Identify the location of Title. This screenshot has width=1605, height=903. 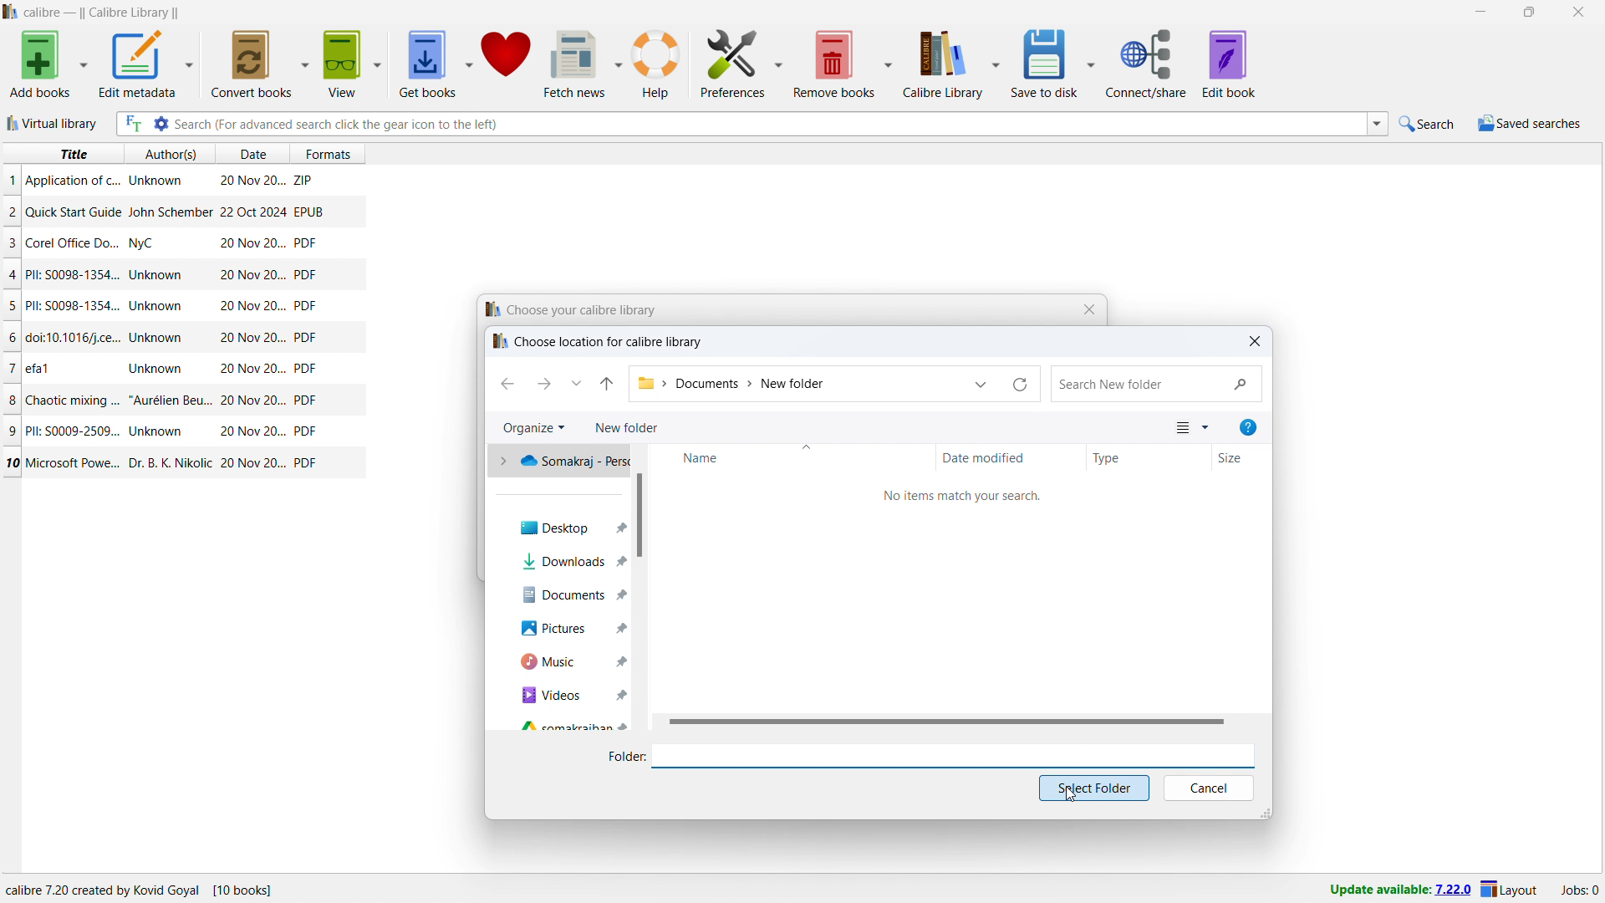
(77, 463).